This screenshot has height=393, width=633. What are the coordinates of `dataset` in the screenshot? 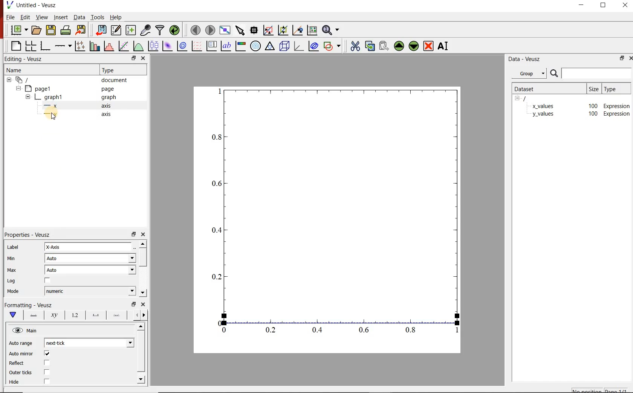 It's located at (530, 89).